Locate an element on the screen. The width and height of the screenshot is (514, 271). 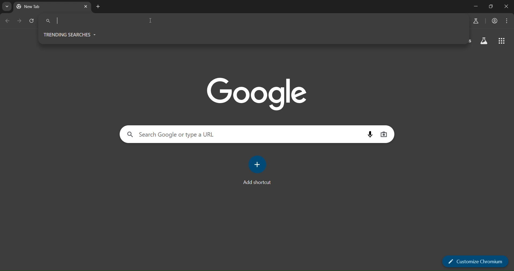
go  forward one page is located at coordinates (20, 22).